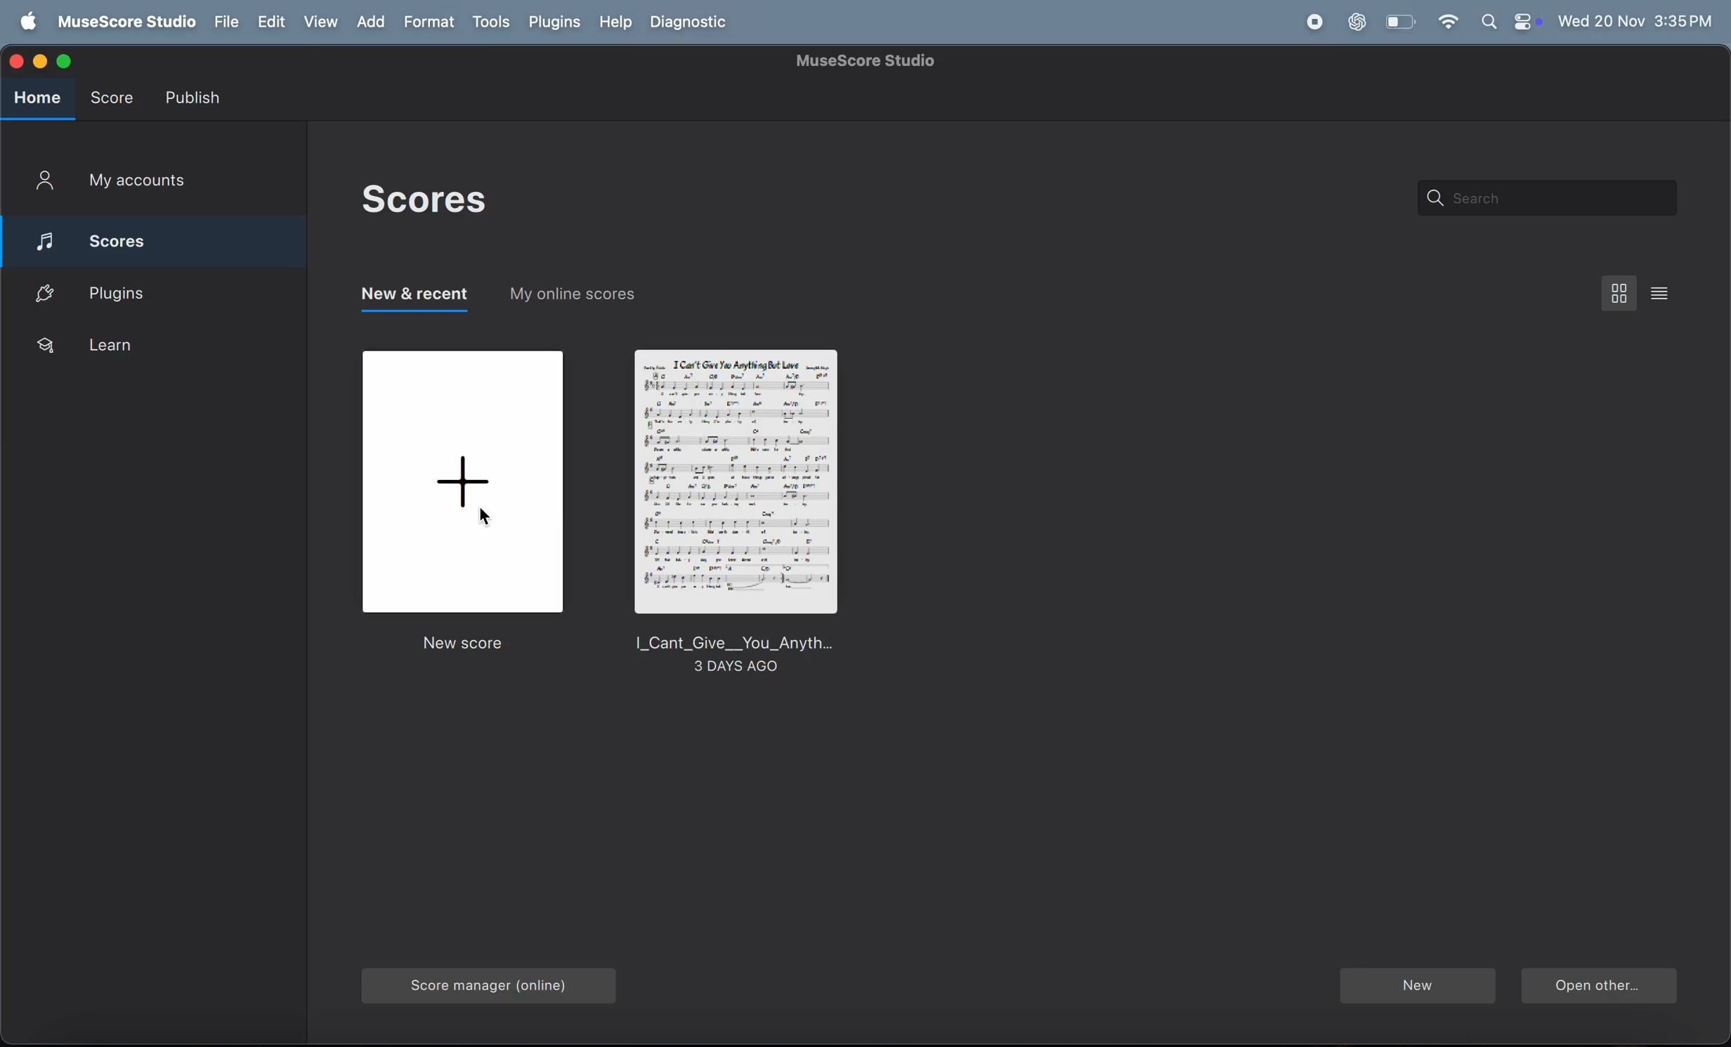  I want to click on My online courses, so click(572, 299).